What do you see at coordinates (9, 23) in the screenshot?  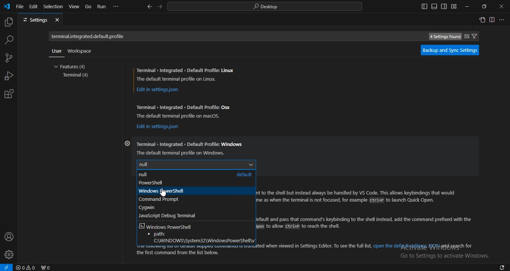 I see `explorer` at bounding box center [9, 23].